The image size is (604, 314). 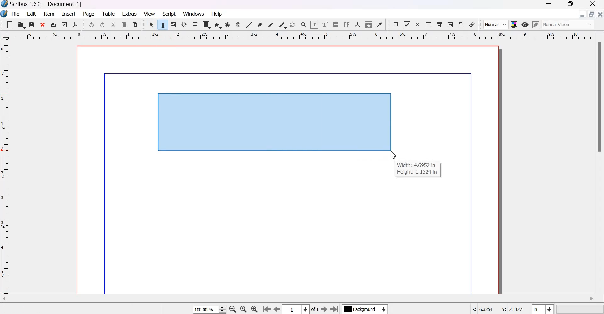 What do you see at coordinates (15, 14) in the screenshot?
I see `File` at bounding box center [15, 14].